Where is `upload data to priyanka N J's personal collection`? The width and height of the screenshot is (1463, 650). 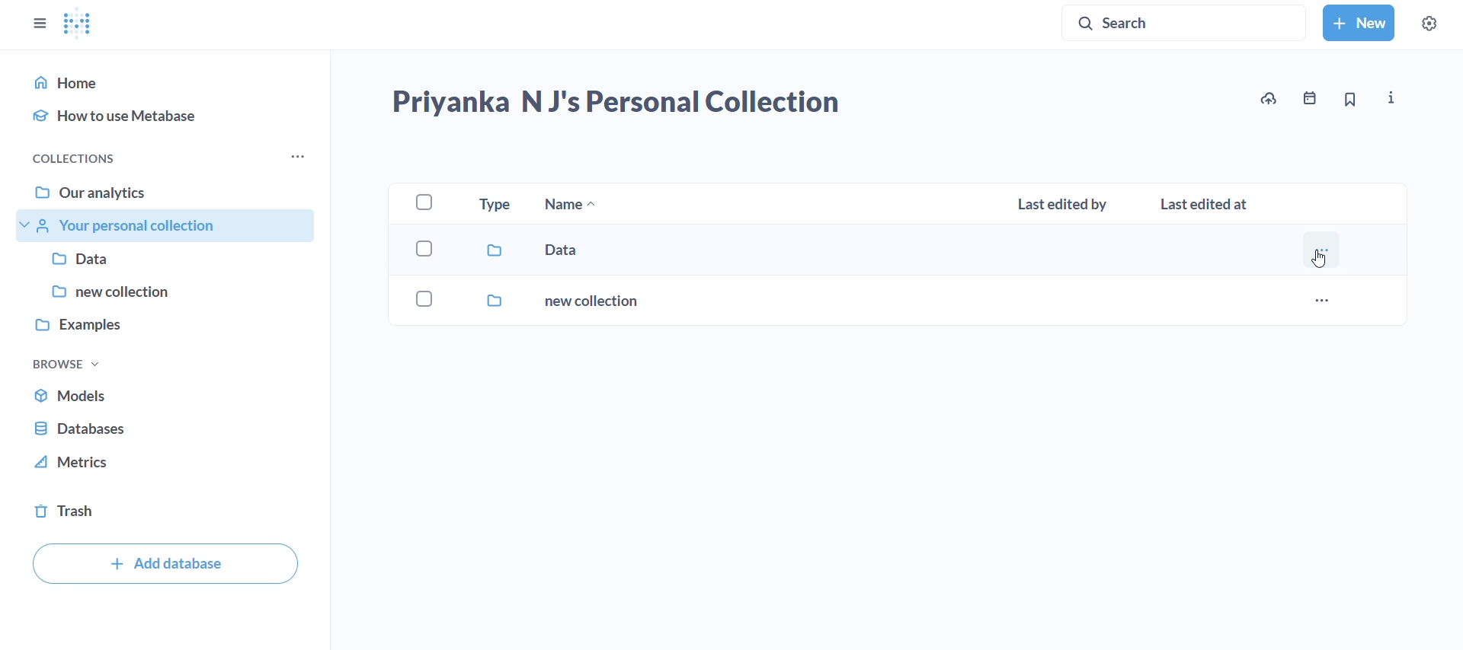 upload data to priyanka N J's personal collection is located at coordinates (1267, 98).